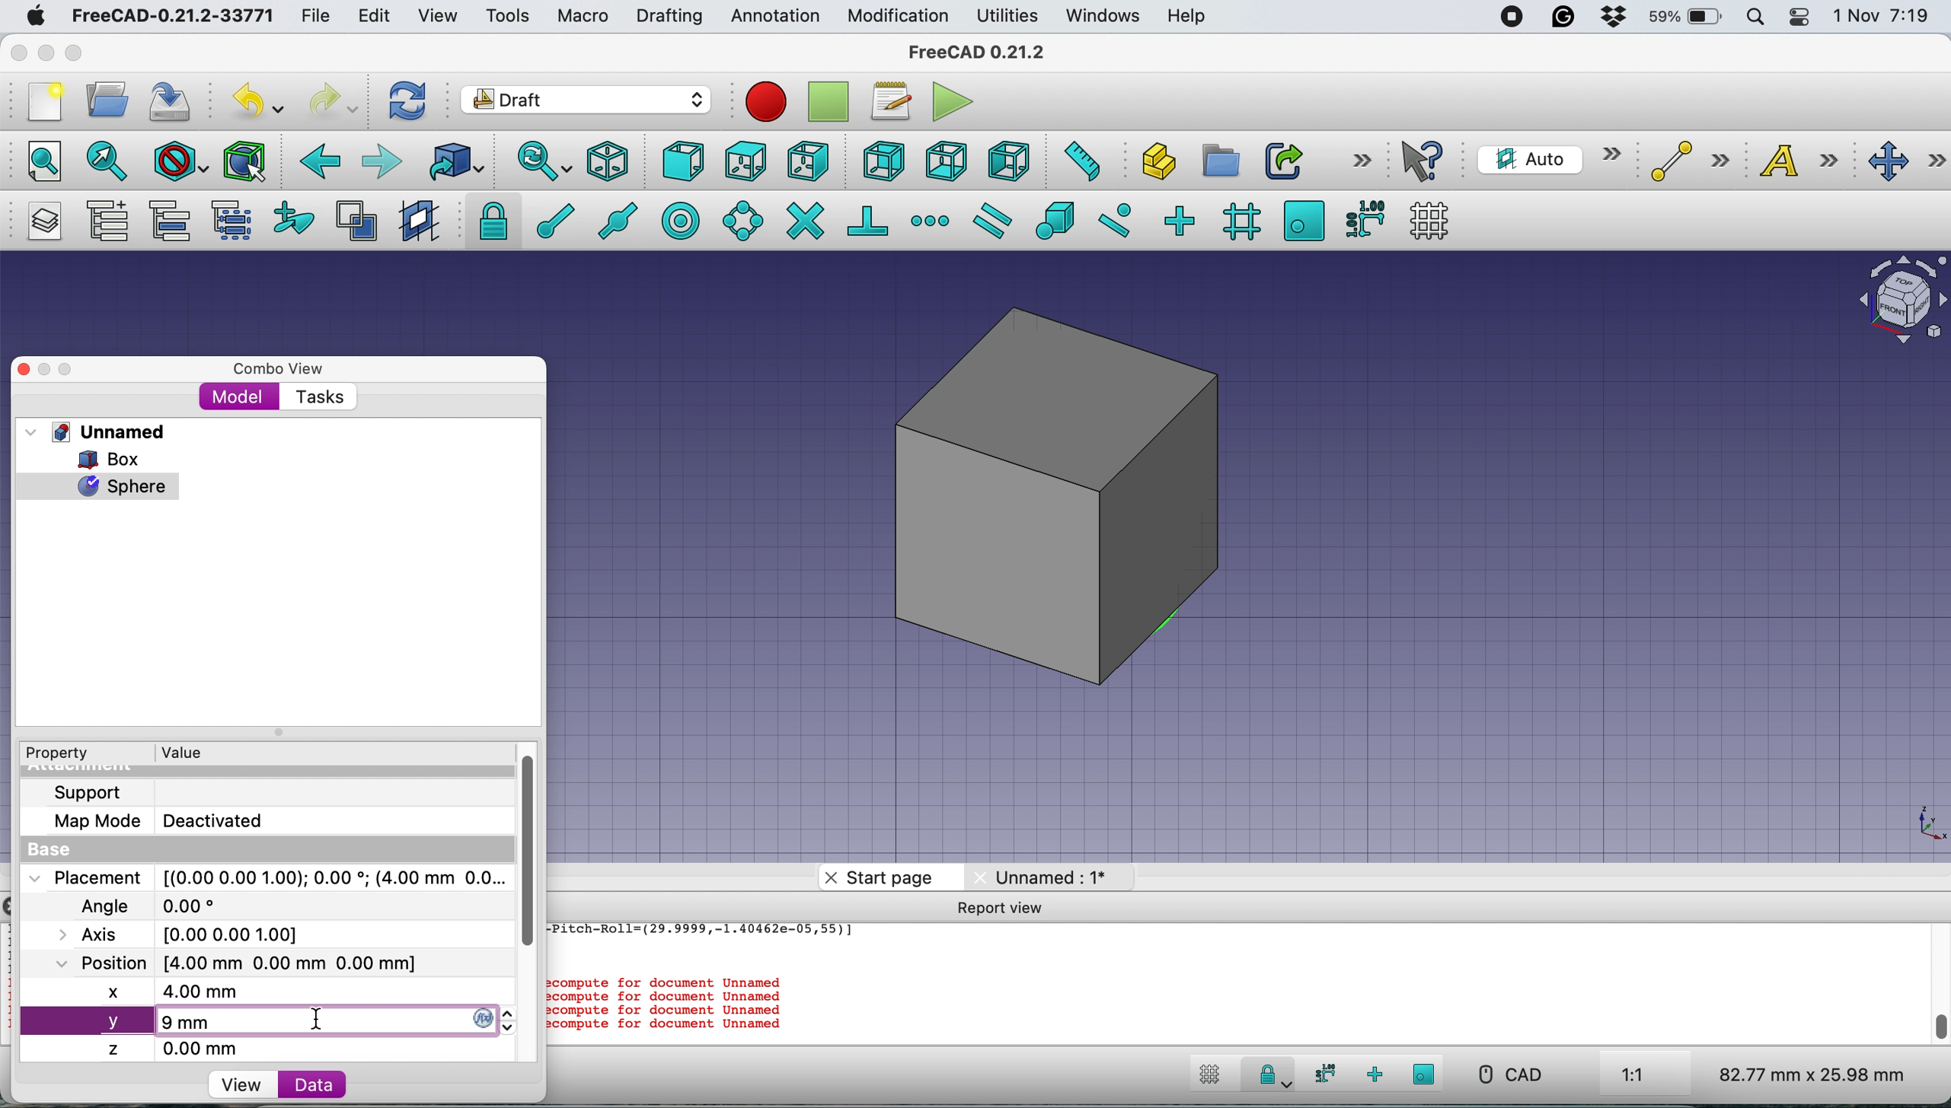  Describe the element at coordinates (1154, 164) in the screenshot. I see `create part` at that location.